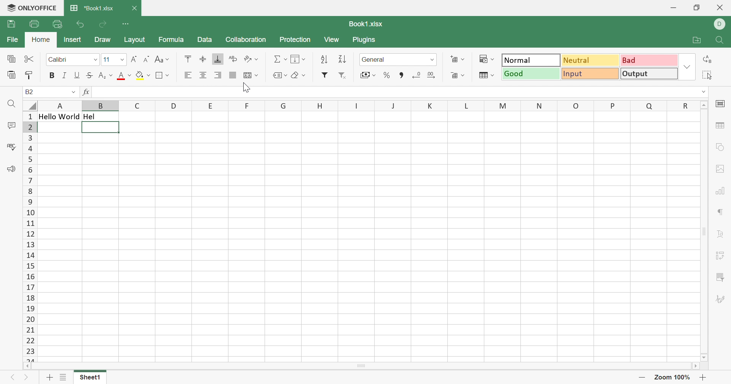 The width and height of the screenshot is (731, 384). Describe the element at coordinates (706, 75) in the screenshot. I see `Select all` at that location.